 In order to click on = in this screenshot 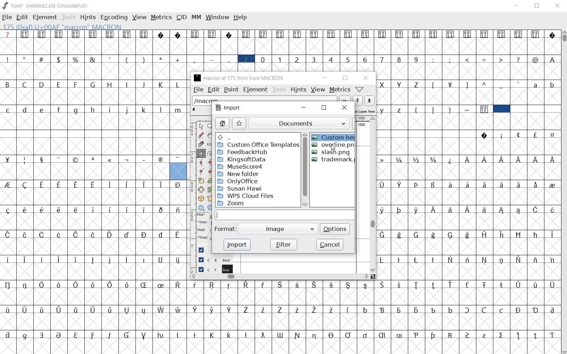, I will do `click(485, 59)`.